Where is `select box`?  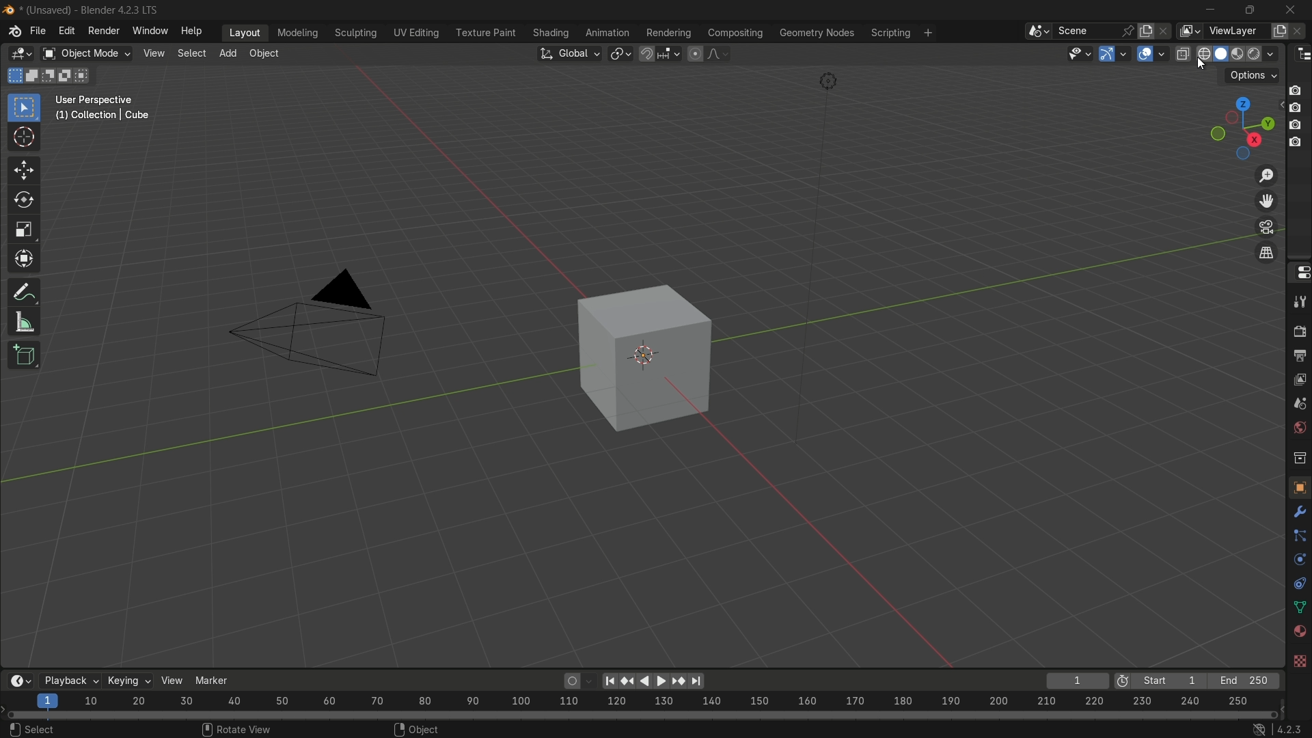 select box is located at coordinates (25, 107).